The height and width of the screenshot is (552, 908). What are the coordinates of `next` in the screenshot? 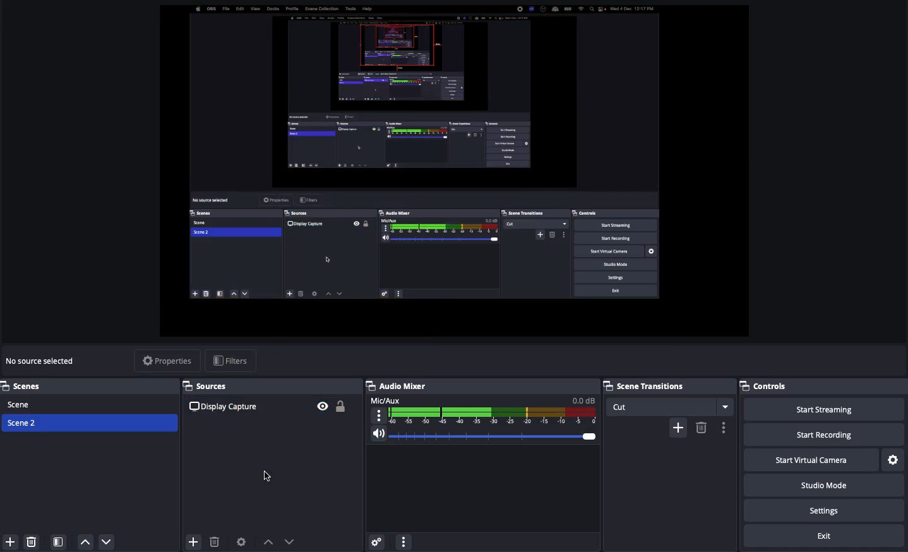 It's located at (293, 541).